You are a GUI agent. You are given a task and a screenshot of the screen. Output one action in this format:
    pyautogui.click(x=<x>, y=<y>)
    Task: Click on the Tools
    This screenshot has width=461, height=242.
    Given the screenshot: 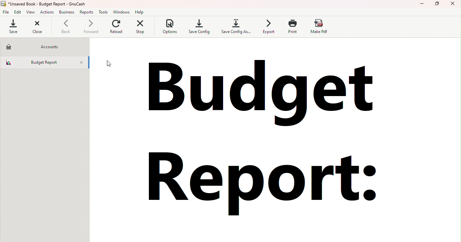 What is the action you would take?
    pyautogui.click(x=104, y=12)
    